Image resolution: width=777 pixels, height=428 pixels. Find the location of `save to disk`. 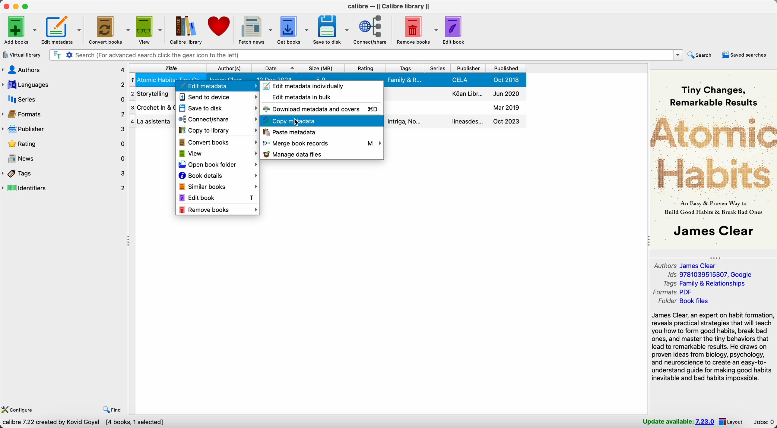

save to disk is located at coordinates (218, 109).